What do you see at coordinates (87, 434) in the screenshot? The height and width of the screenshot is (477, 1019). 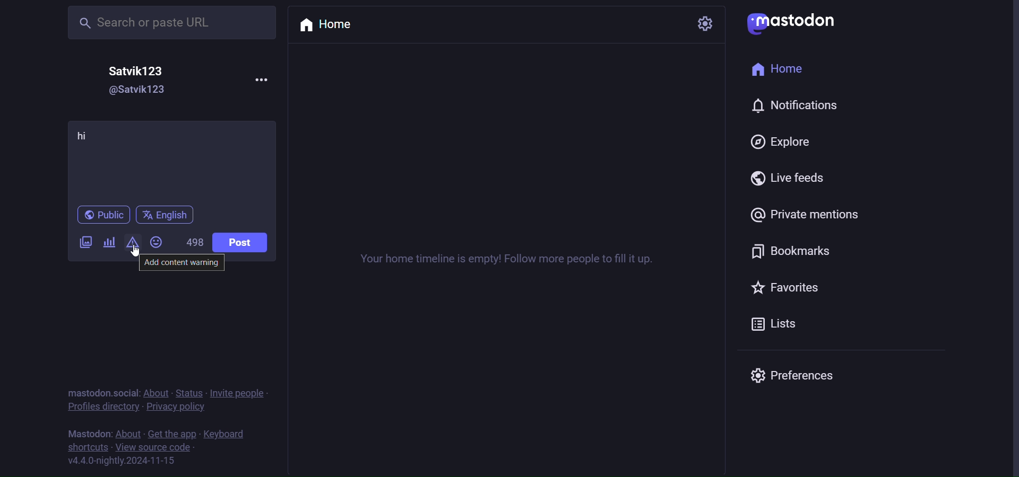 I see `text` at bounding box center [87, 434].